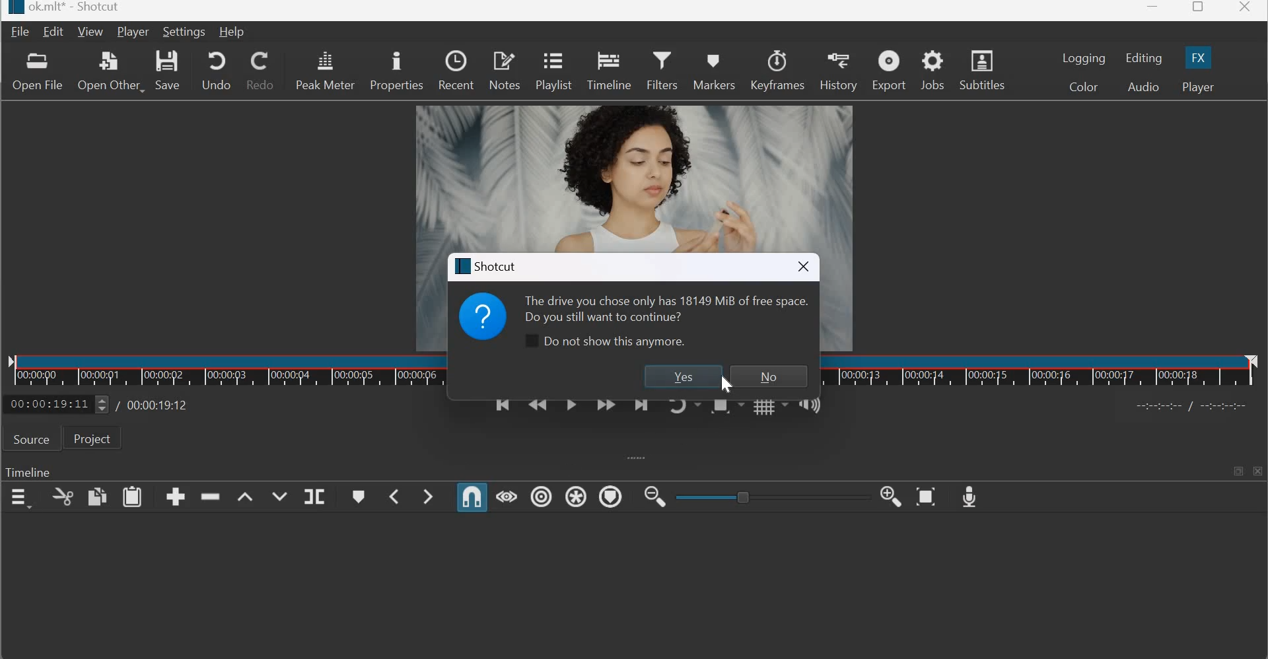 Image resolution: width=1268 pixels, height=659 pixels. What do you see at coordinates (986, 69) in the screenshot?
I see `Subtitles` at bounding box center [986, 69].